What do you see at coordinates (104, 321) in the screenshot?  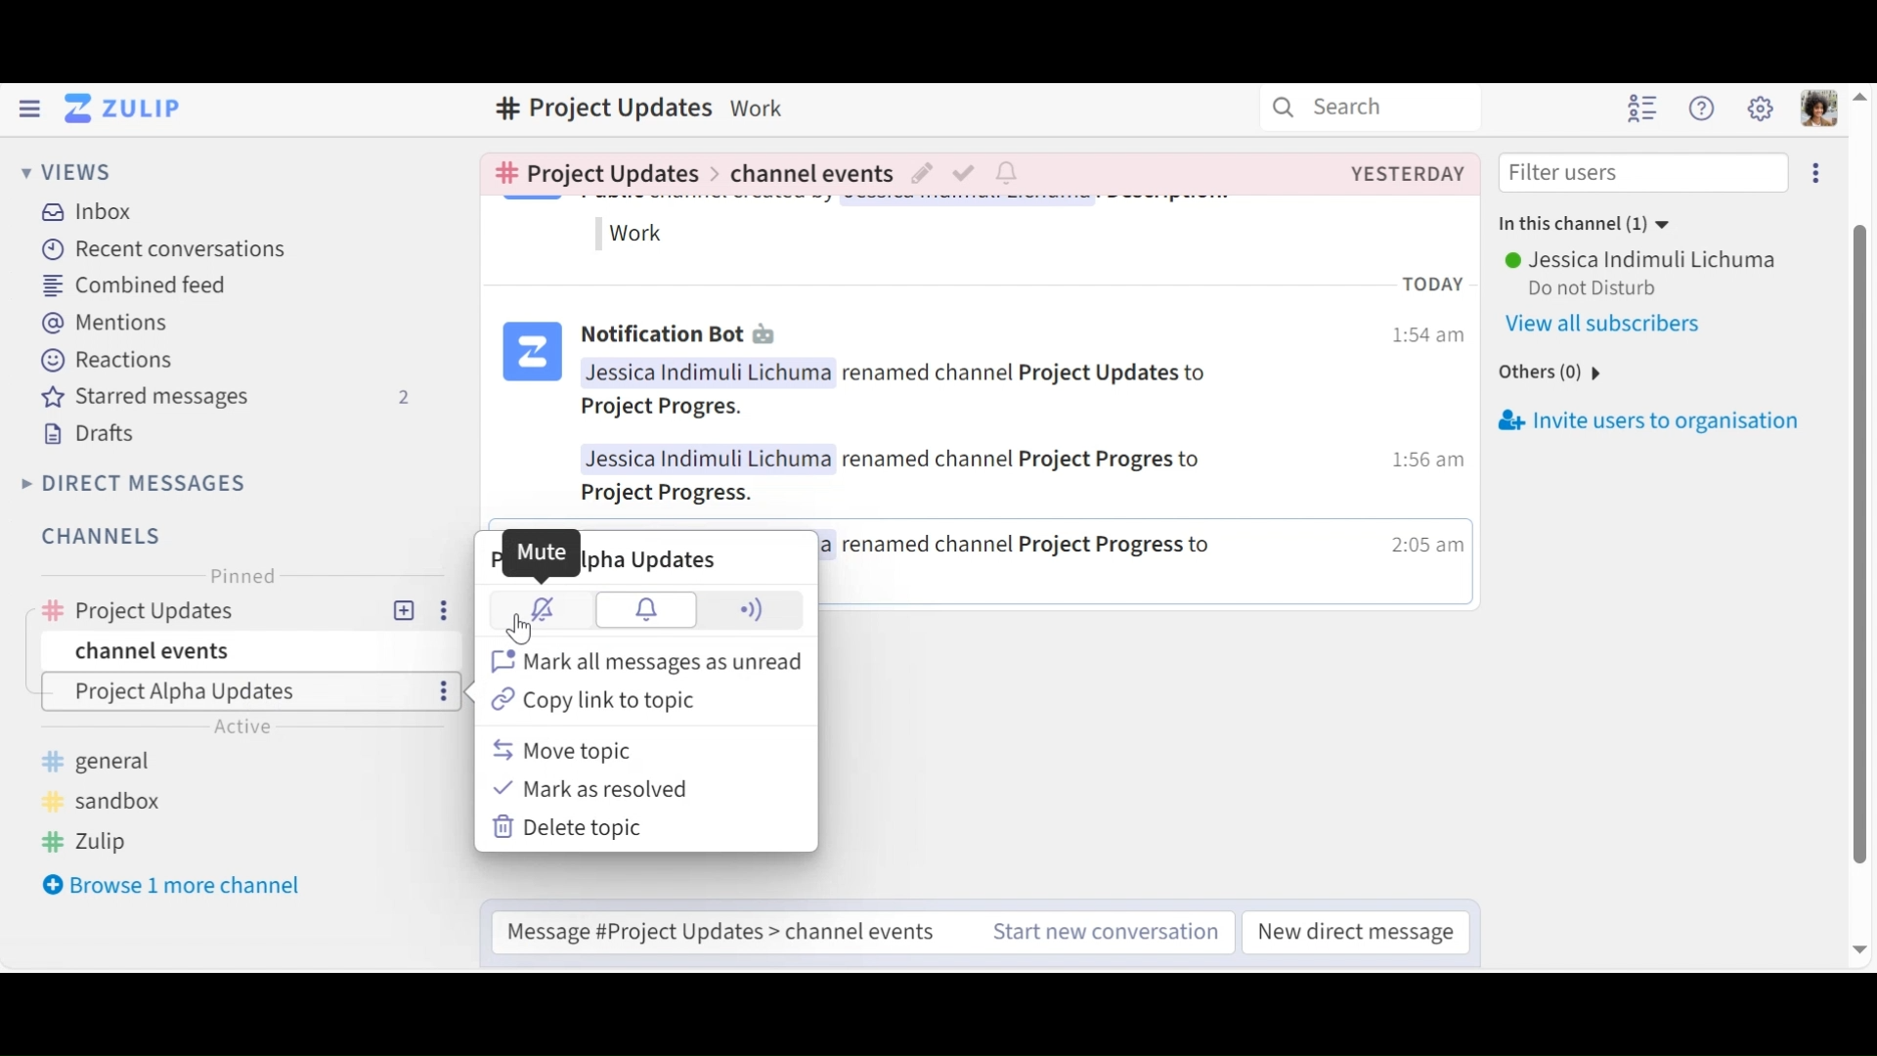 I see `Mentions` at bounding box center [104, 321].